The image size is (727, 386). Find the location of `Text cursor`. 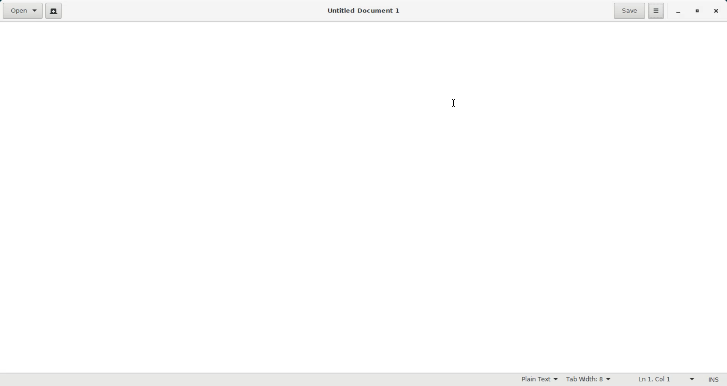

Text cursor is located at coordinates (455, 103).